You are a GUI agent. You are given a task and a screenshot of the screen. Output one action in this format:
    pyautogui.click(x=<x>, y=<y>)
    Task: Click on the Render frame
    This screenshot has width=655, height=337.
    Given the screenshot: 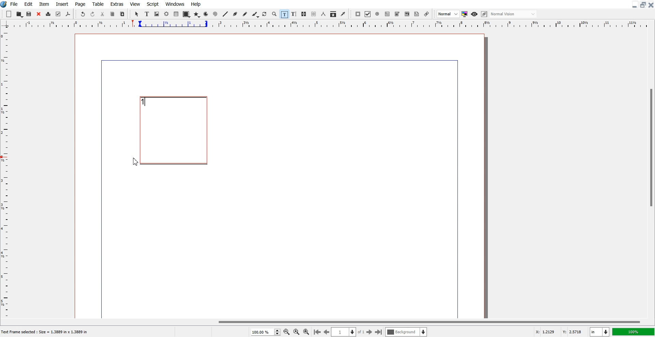 What is the action you would take?
    pyautogui.click(x=167, y=14)
    